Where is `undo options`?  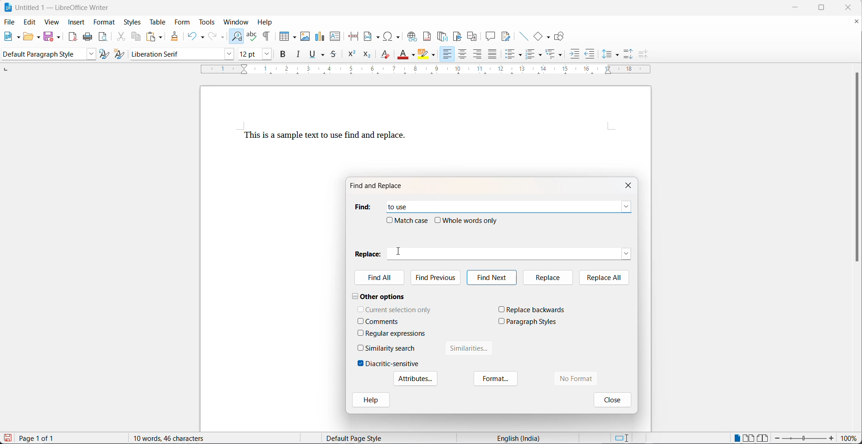
undo options is located at coordinates (202, 36).